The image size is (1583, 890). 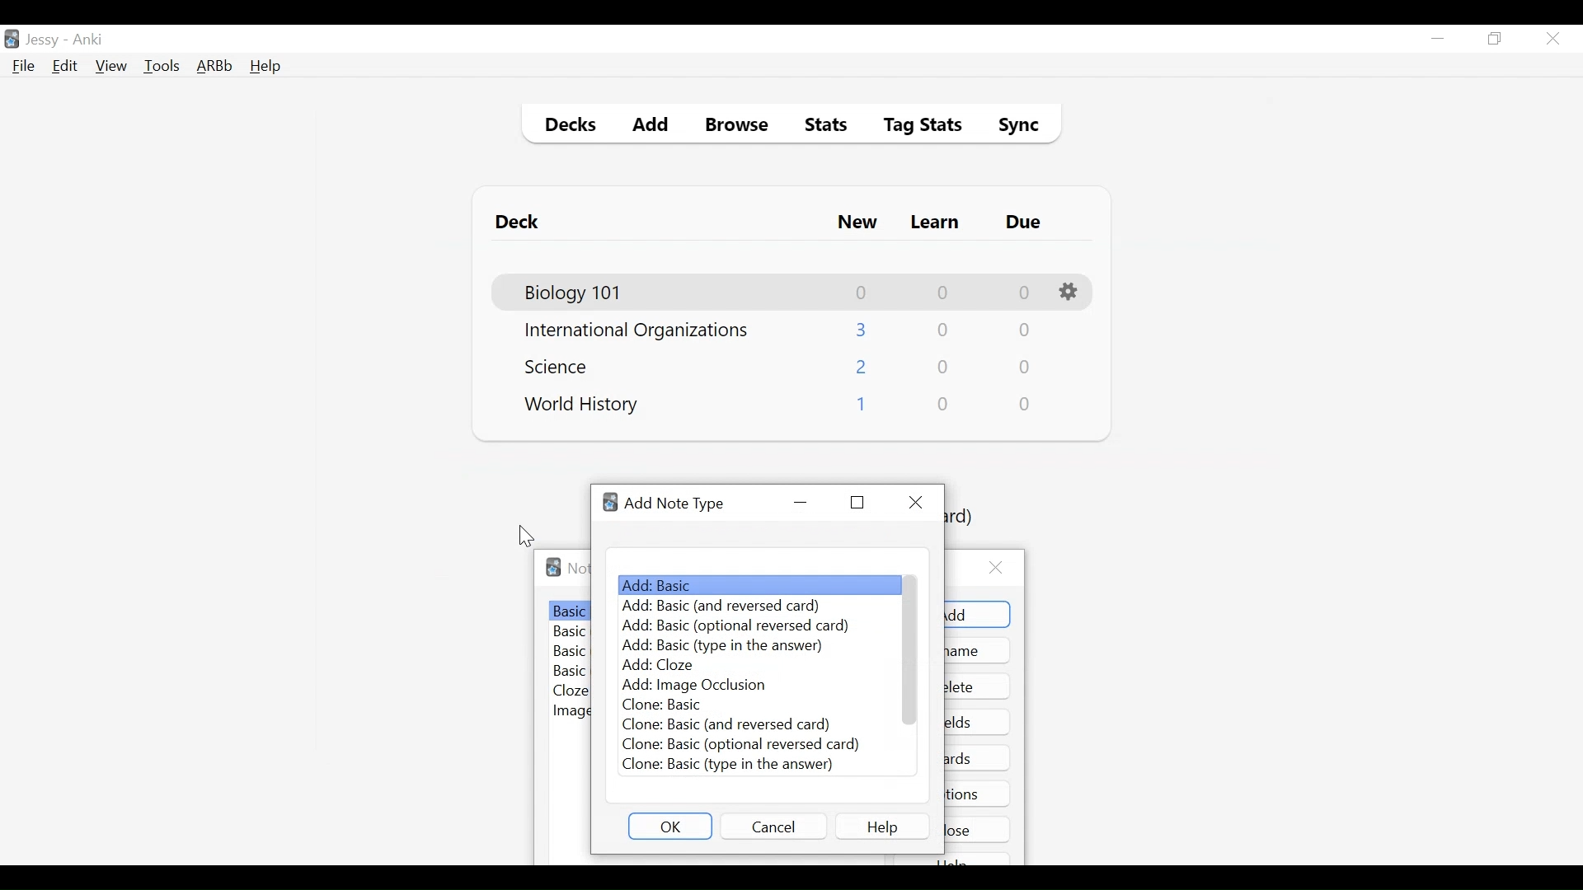 I want to click on Tools, so click(x=162, y=65).